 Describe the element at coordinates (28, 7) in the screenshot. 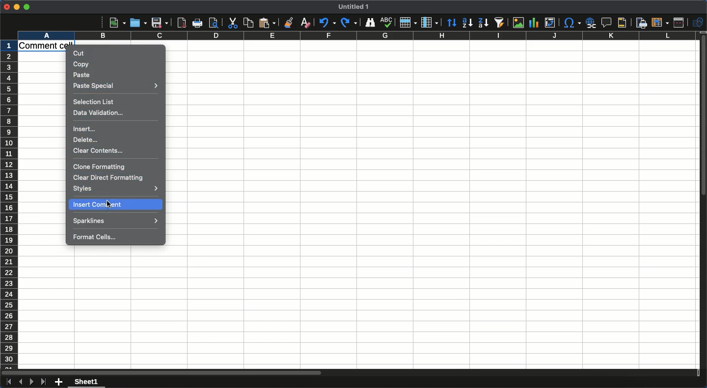

I see `Maximize` at that location.